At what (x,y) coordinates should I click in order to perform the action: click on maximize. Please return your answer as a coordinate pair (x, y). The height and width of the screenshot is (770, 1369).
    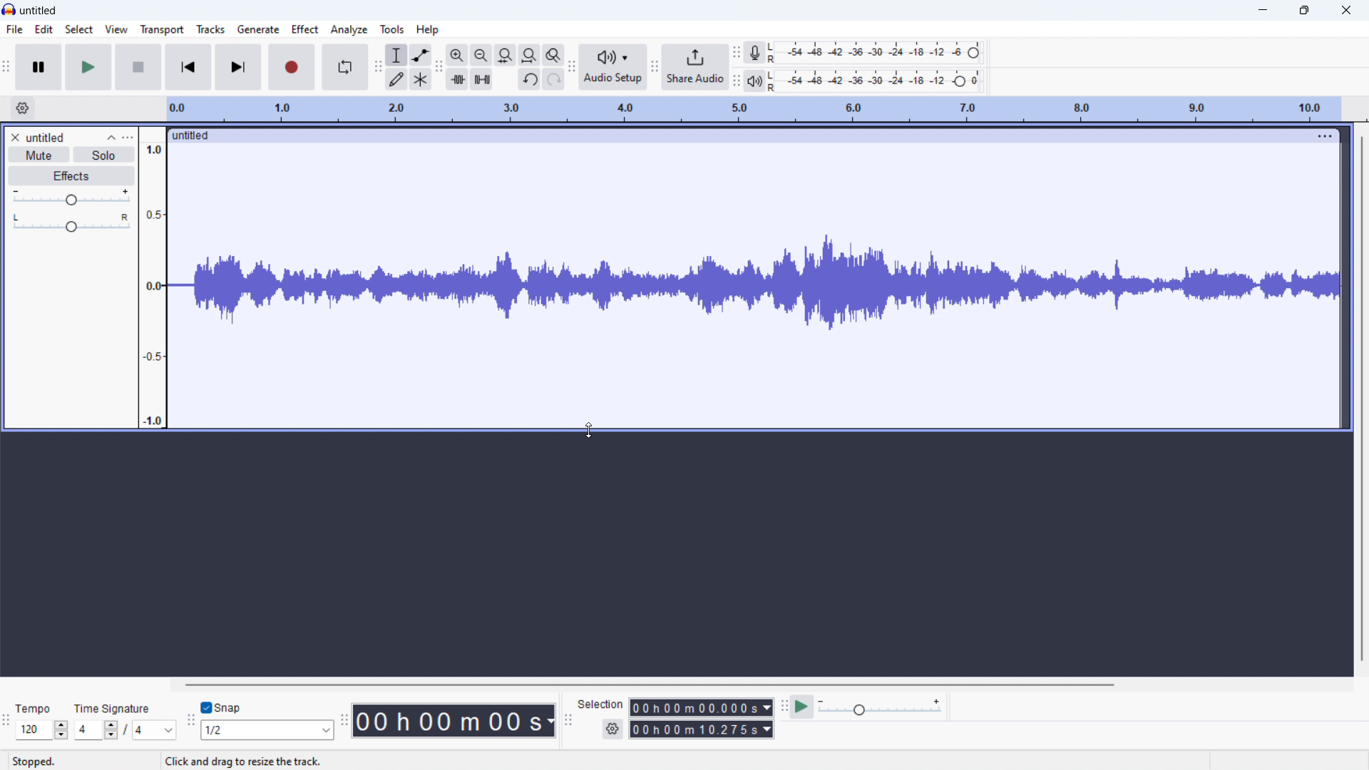
    Looking at the image, I should click on (1303, 10).